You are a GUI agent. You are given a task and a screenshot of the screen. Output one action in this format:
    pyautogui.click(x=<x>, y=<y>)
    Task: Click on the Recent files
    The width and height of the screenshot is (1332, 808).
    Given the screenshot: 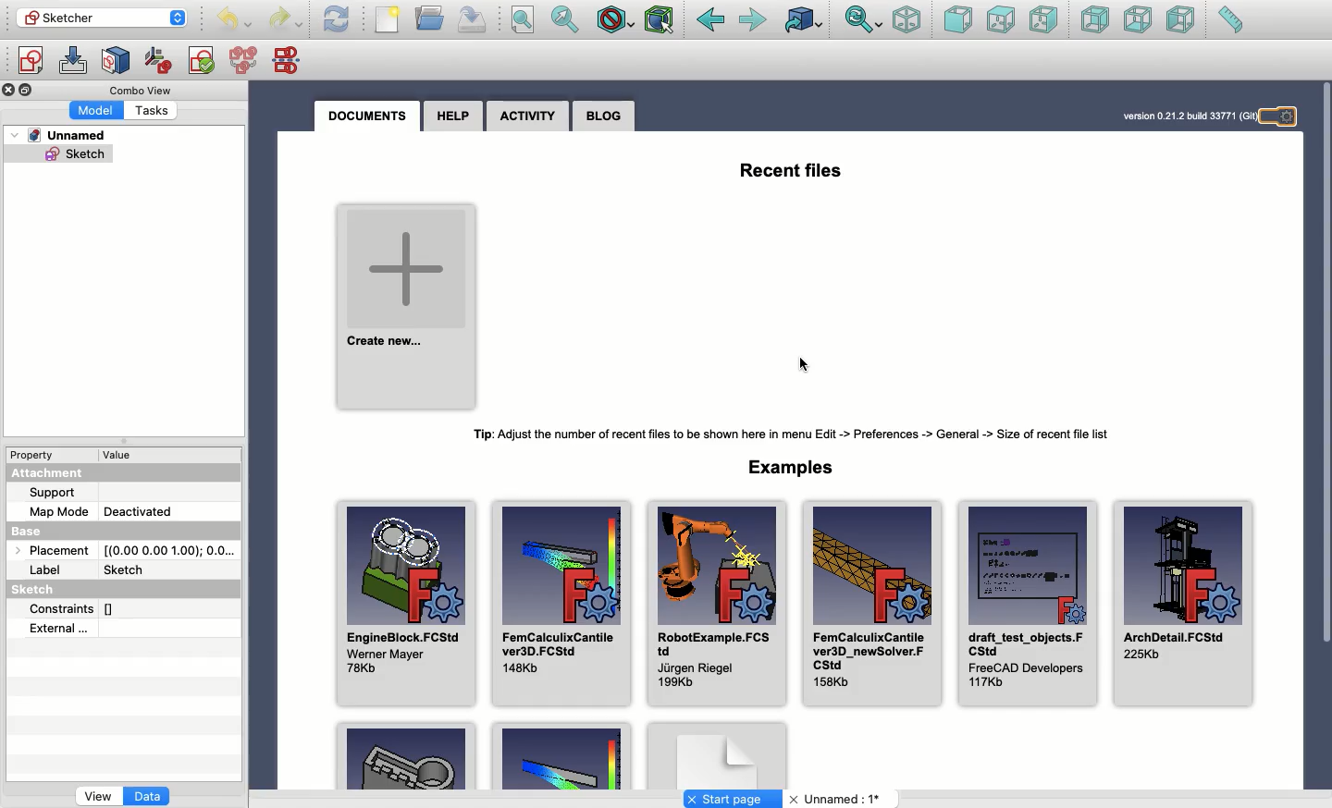 What is the action you would take?
    pyautogui.click(x=793, y=174)
    